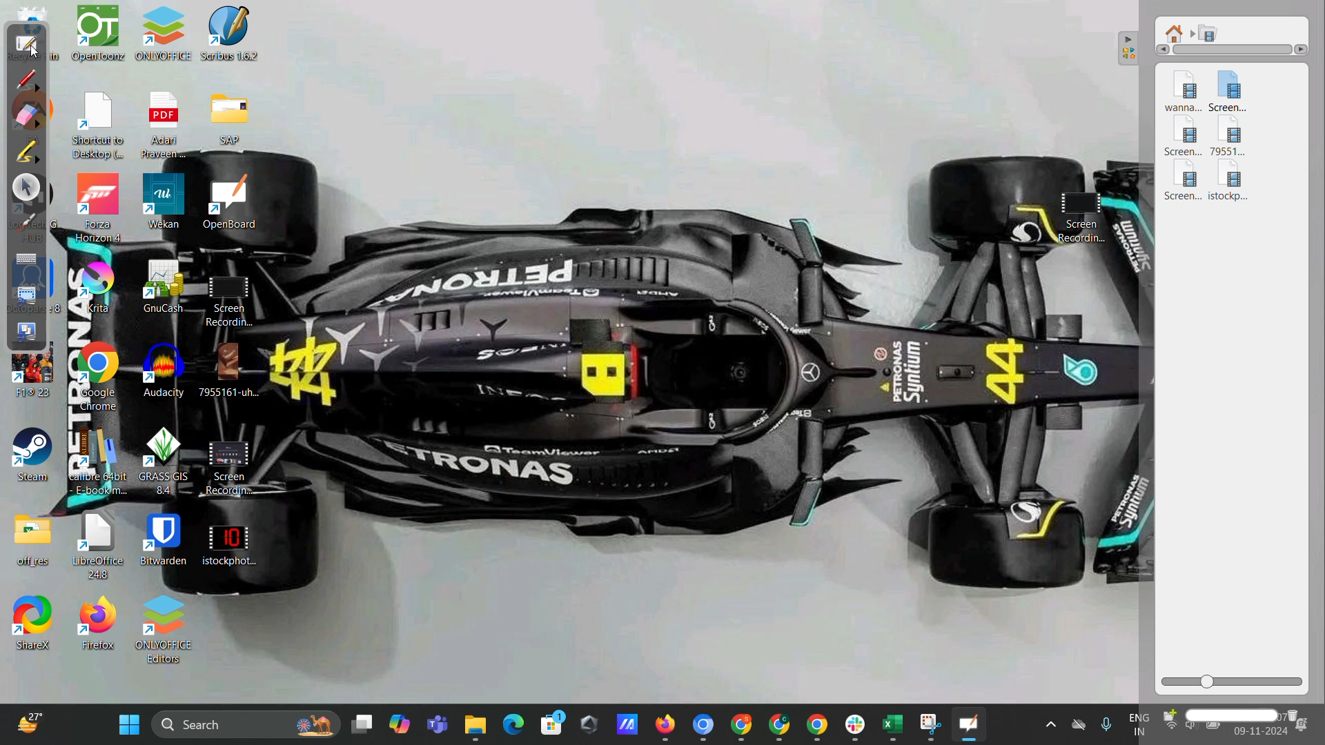 This screenshot has height=745, width=1325. Describe the element at coordinates (99, 208) in the screenshot. I see `Forza Horizon 4` at that location.